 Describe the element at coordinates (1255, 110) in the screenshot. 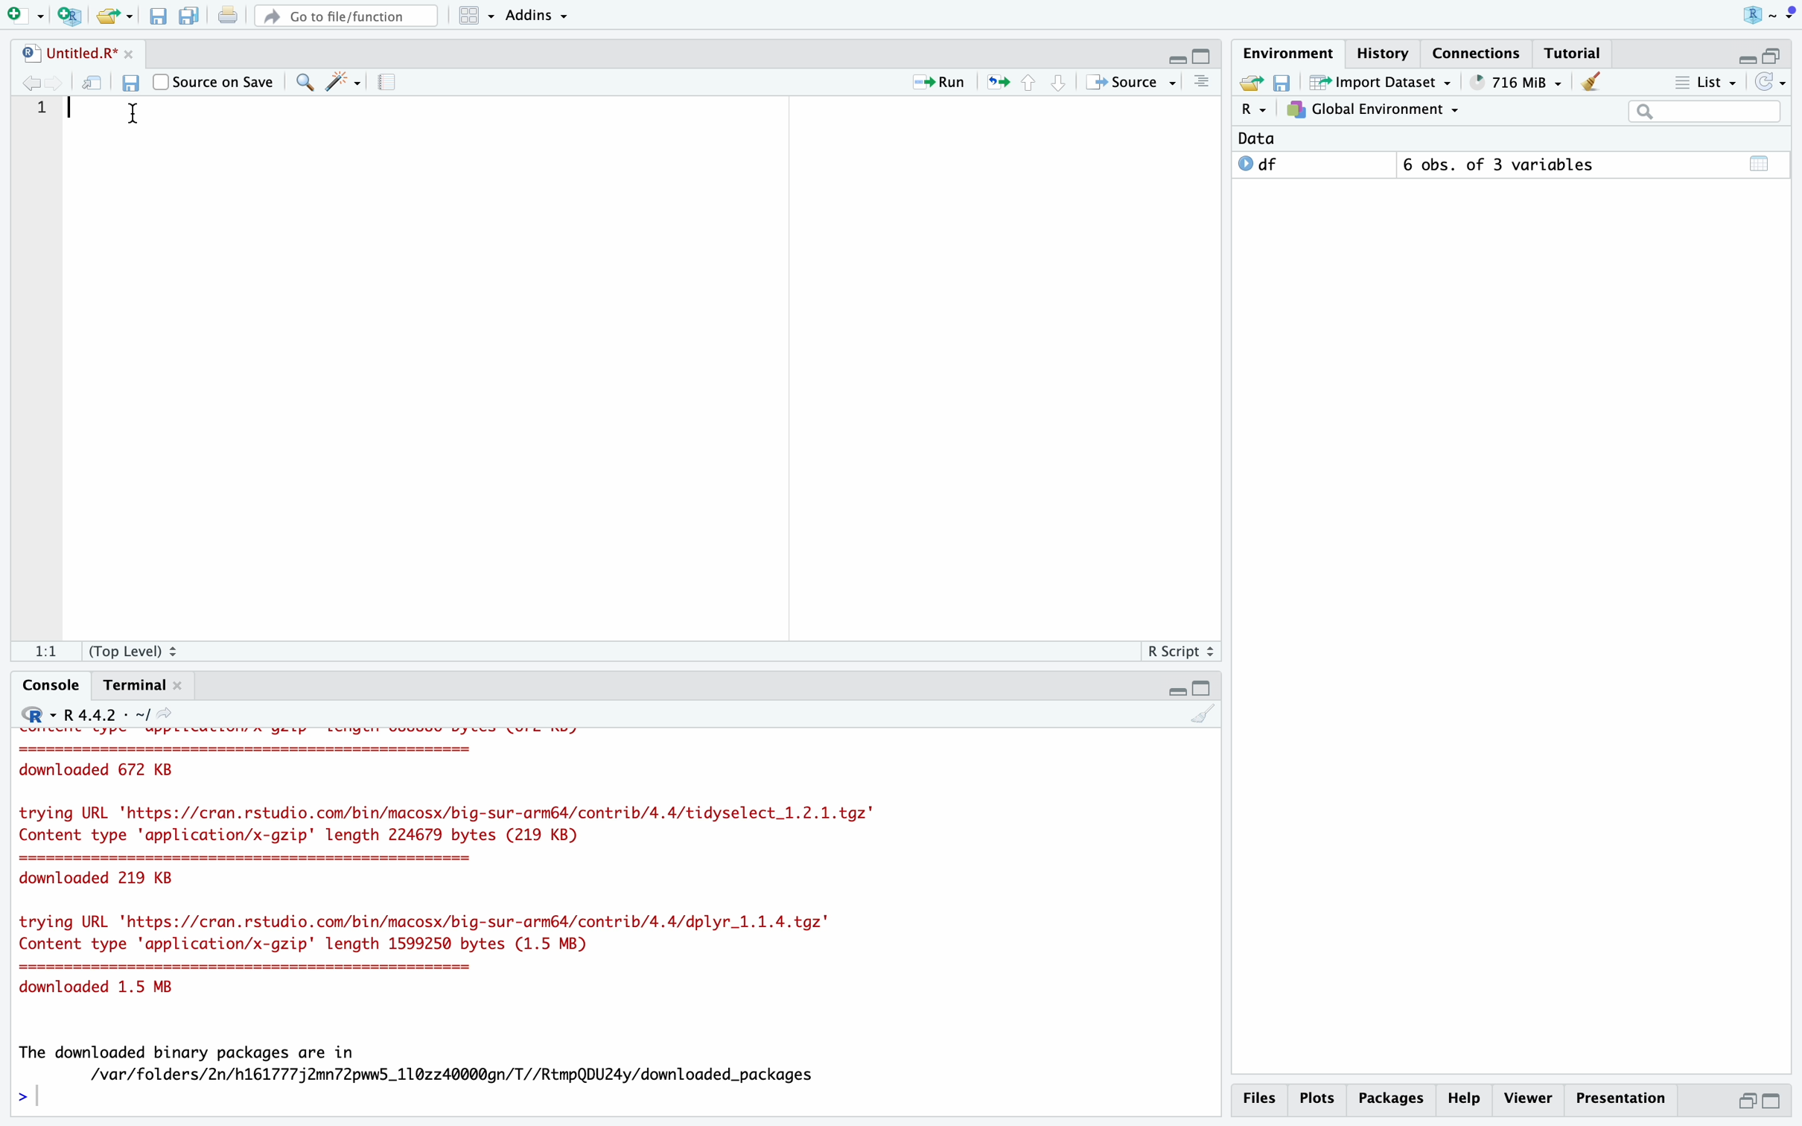

I see `R` at that location.